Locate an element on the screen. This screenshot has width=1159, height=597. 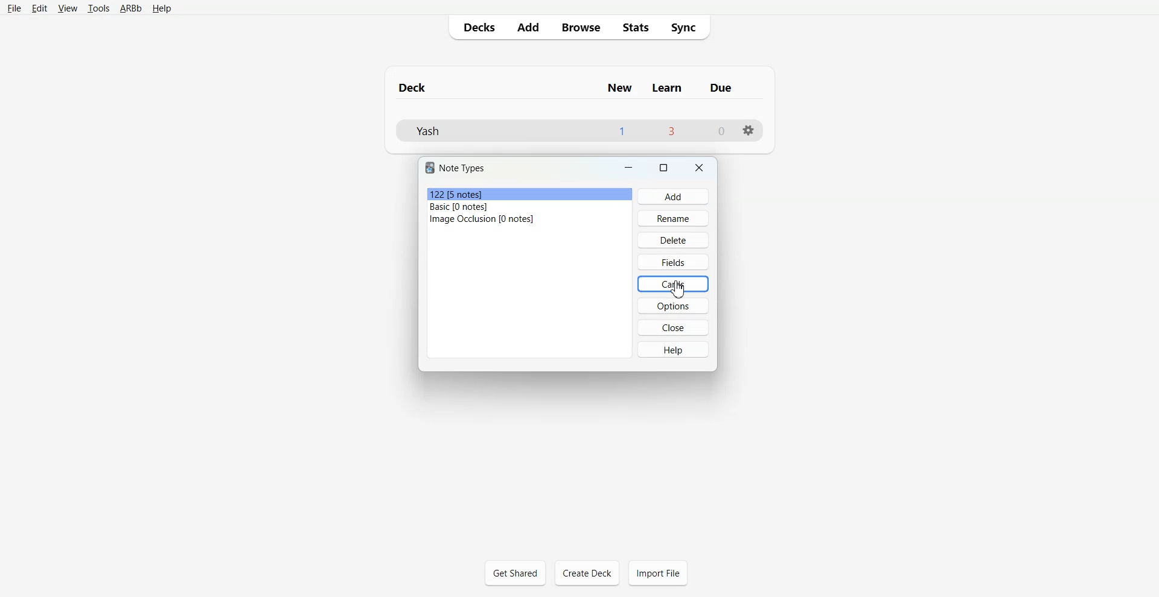
Add is located at coordinates (674, 197).